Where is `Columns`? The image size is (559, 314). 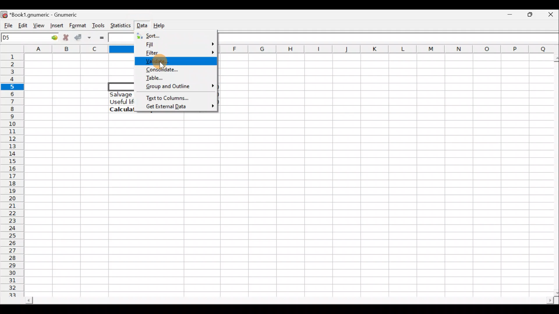 Columns is located at coordinates (388, 49).